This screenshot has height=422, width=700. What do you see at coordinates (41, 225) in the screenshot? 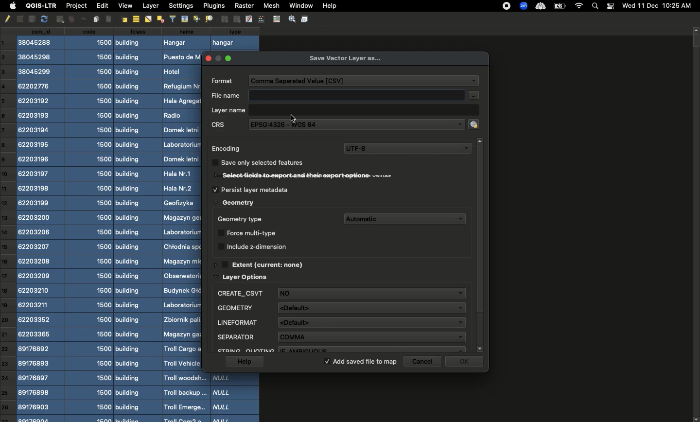
I see `csn_id` at bounding box center [41, 225].